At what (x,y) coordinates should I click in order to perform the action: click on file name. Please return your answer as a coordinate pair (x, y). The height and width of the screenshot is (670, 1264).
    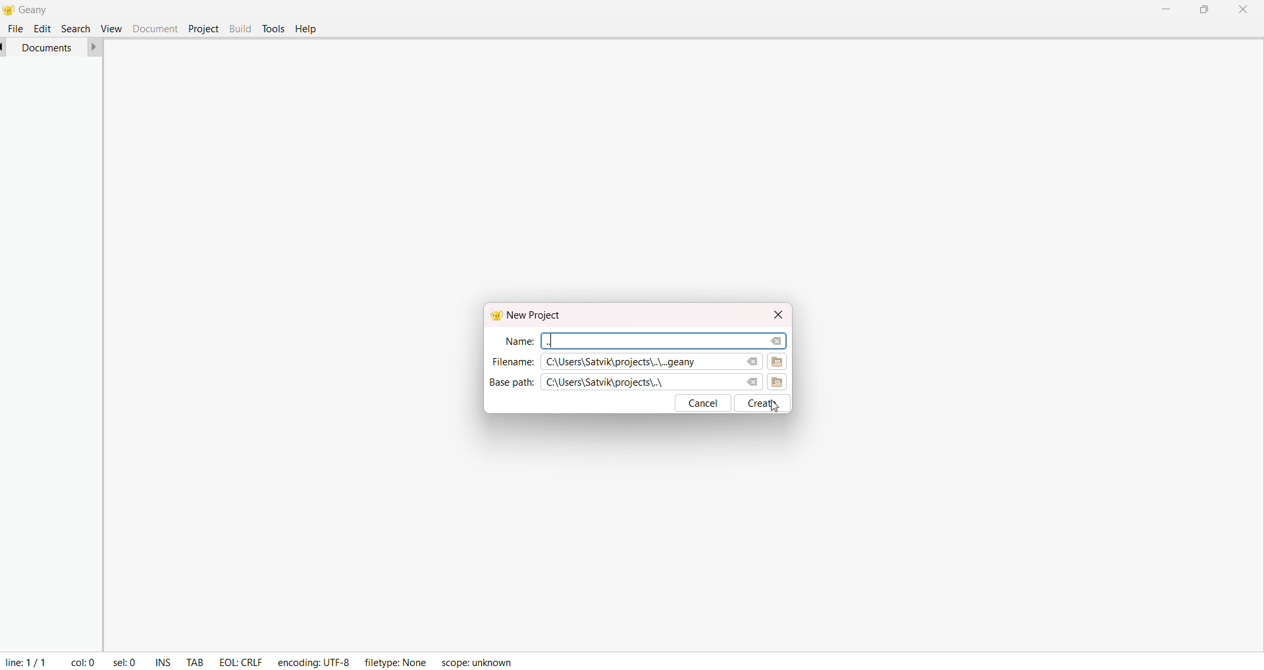
    Looking at the image, I should click on (510, 361).